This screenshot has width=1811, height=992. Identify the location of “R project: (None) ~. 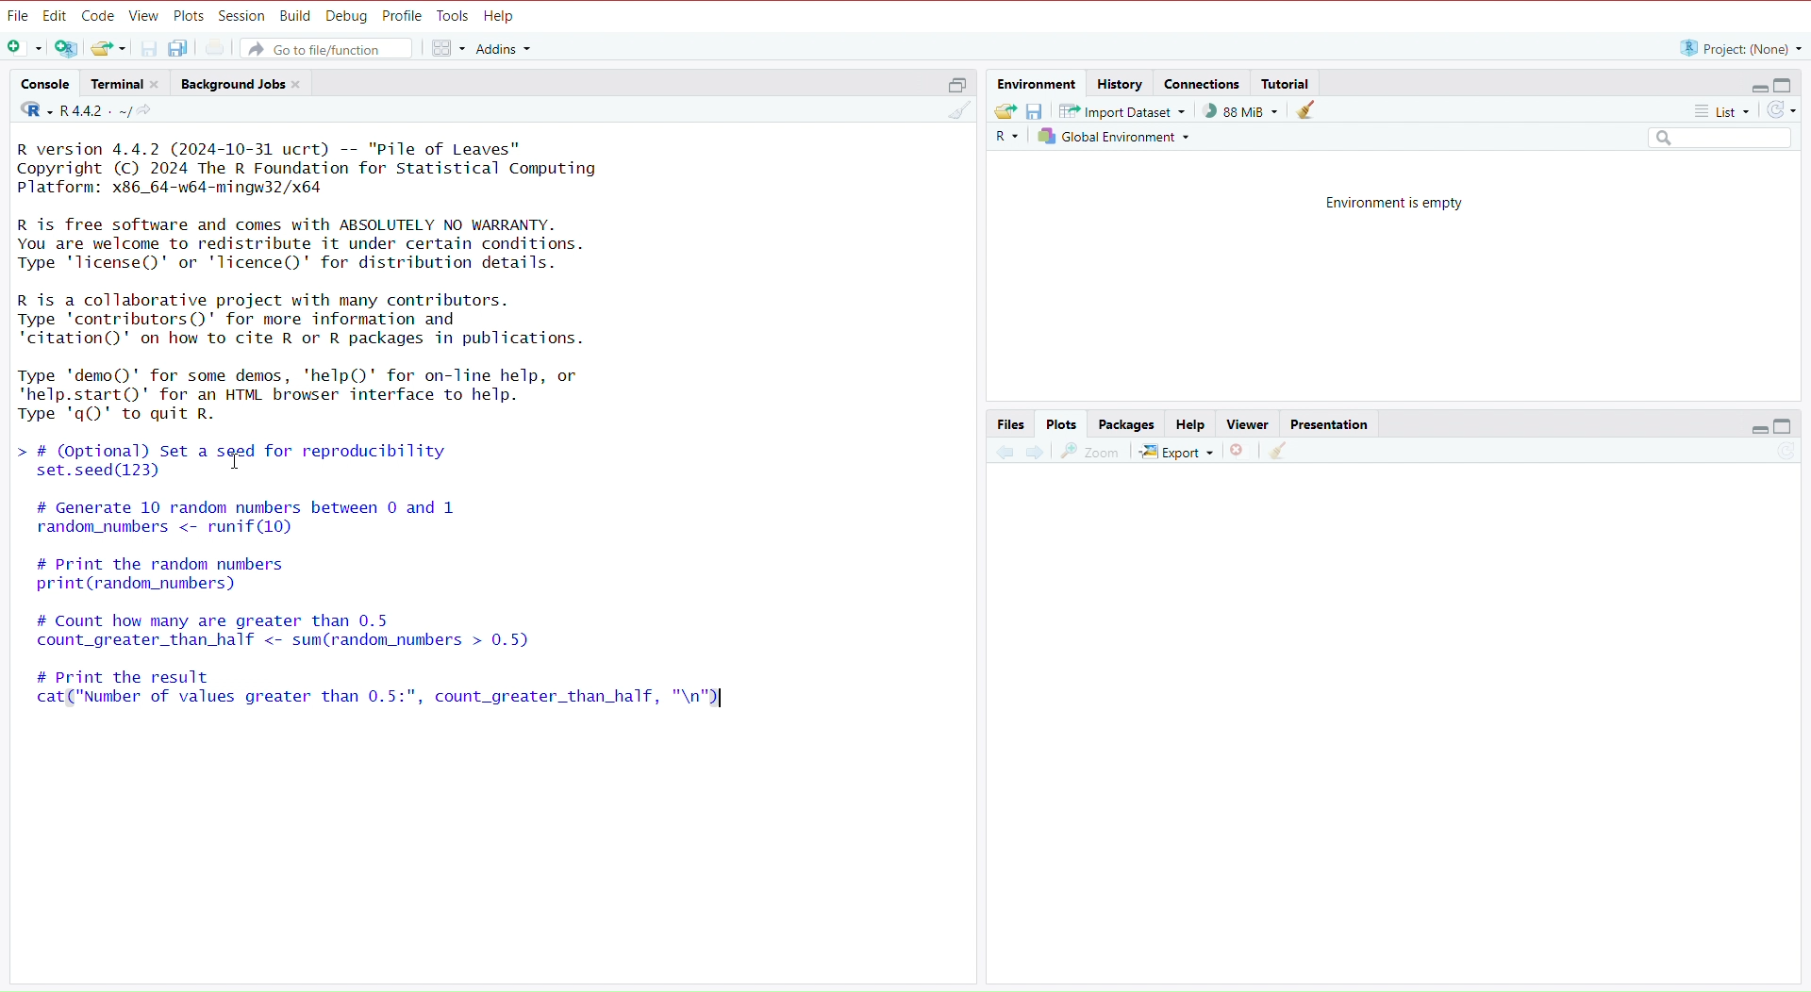
(1741, 45).